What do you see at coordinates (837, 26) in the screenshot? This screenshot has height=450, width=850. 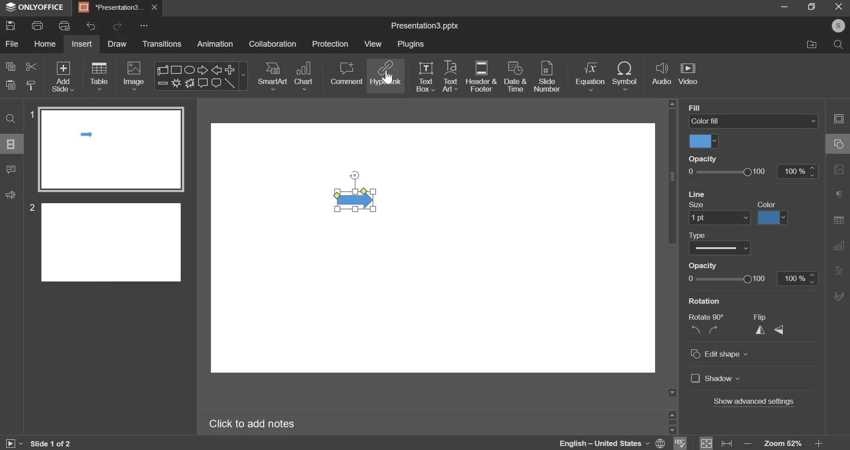 I see `account holder` at bounding box center [837, 26].